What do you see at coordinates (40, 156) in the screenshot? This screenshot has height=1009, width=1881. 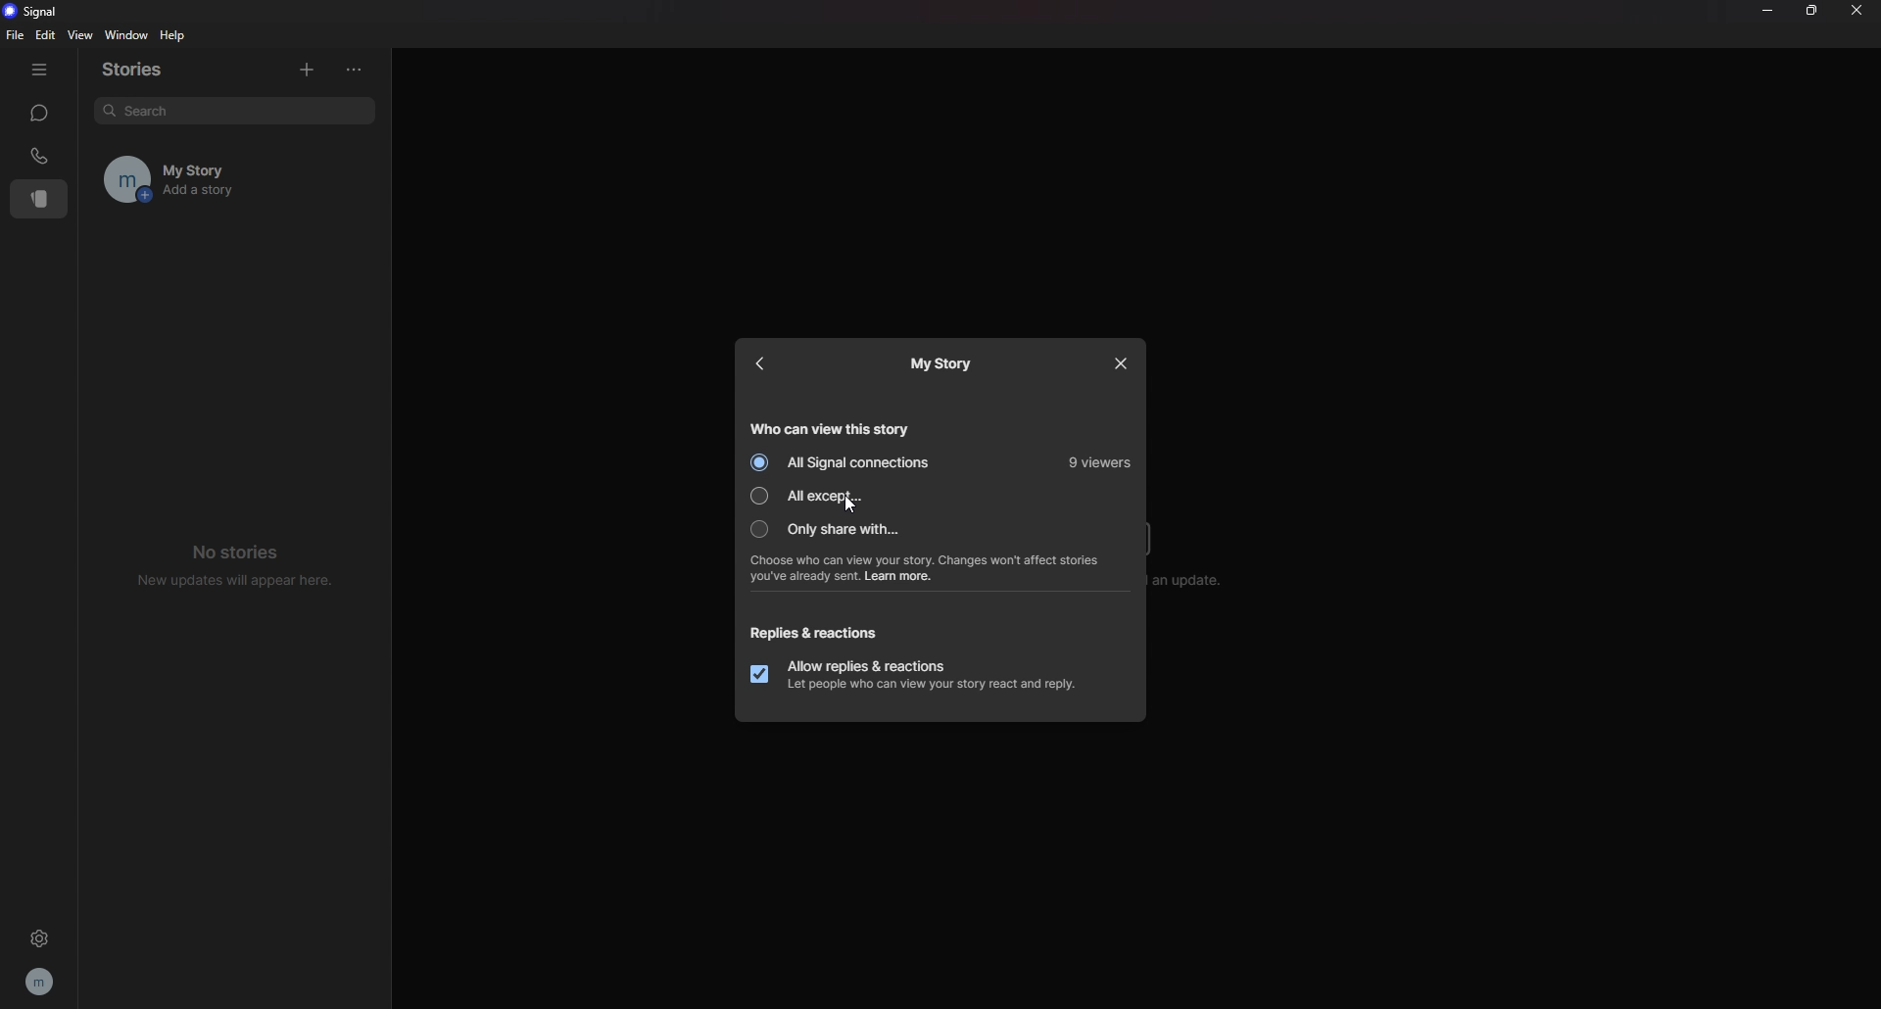 I see `calls` at bounding box center [40, 156].